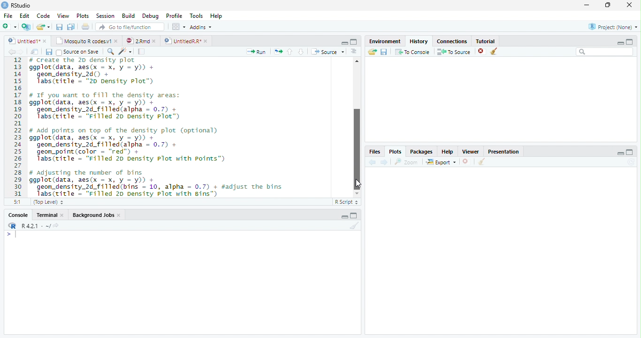 This screenshot has width=641, height=338. Describe the element at coordinates (631, 152) in the screenshot. I see `maximize` at that location.